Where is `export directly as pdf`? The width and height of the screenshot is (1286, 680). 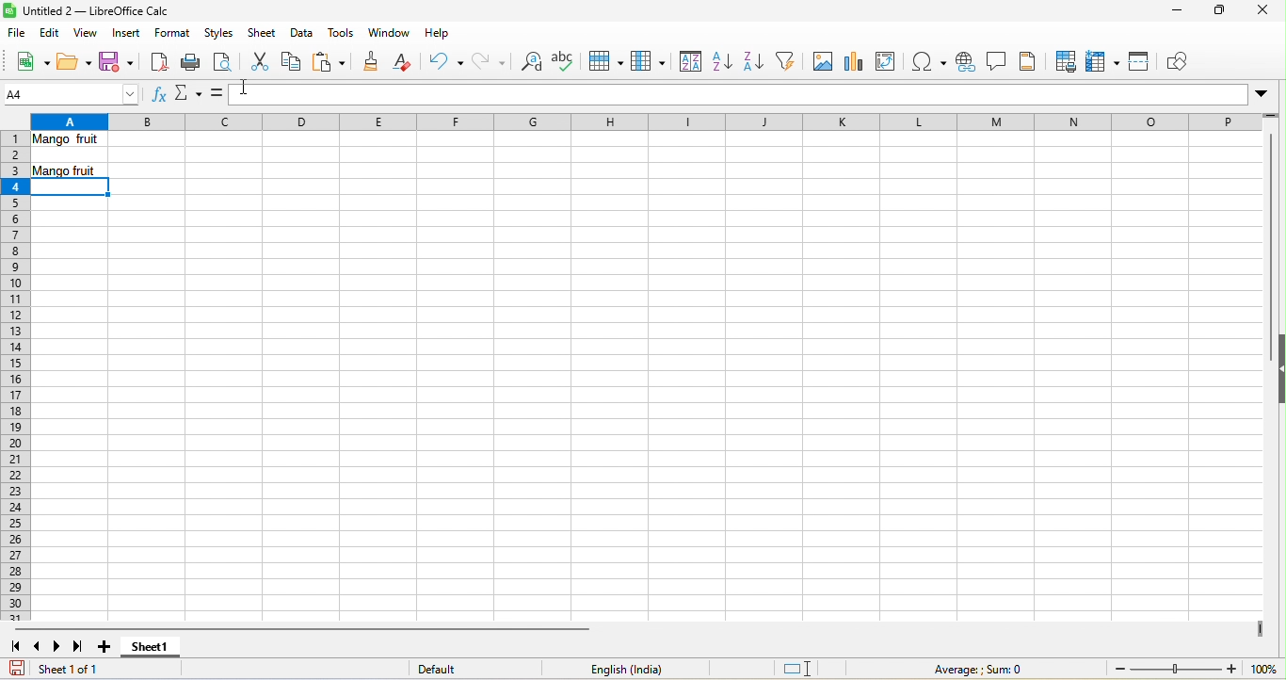
export directly as pdf is located at coordinates (158, 60).